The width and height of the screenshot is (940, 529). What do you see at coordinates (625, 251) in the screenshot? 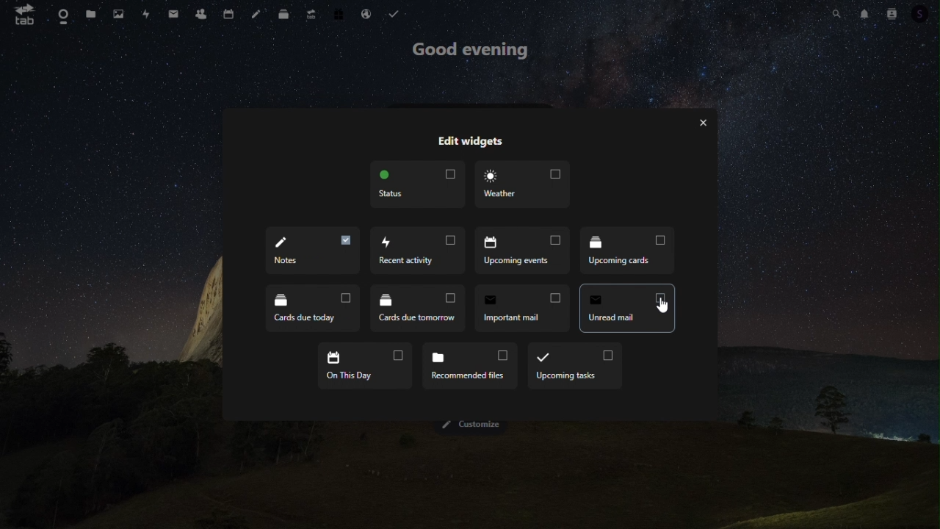
I see `Cards due today` at bounding box center [625, 251].